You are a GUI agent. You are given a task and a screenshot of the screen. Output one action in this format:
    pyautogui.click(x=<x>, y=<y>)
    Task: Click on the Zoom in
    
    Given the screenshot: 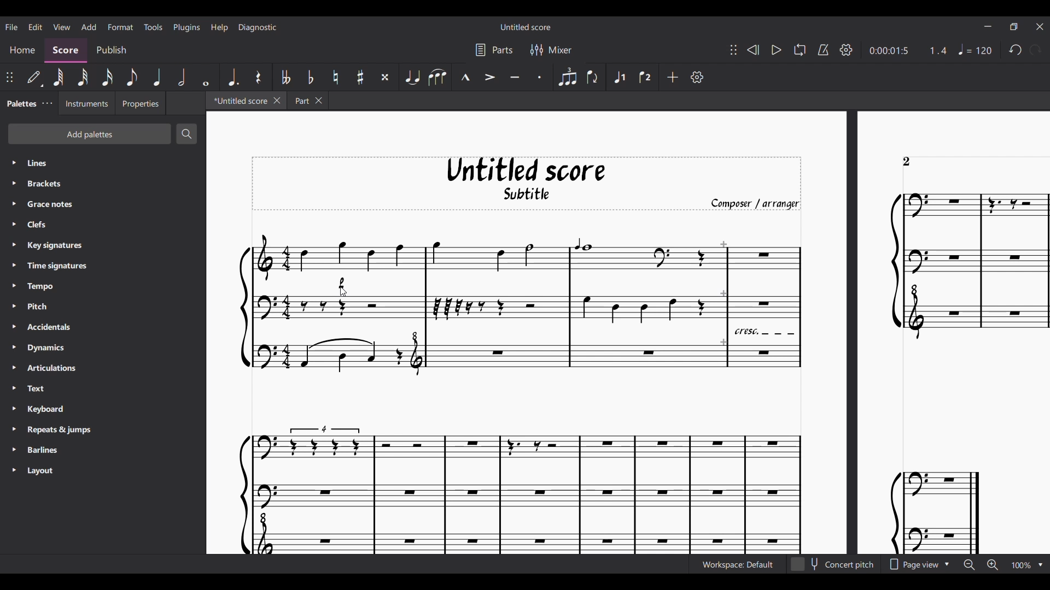 What is the action you would take?
    pyautogui.click(x=993, y=565)
    